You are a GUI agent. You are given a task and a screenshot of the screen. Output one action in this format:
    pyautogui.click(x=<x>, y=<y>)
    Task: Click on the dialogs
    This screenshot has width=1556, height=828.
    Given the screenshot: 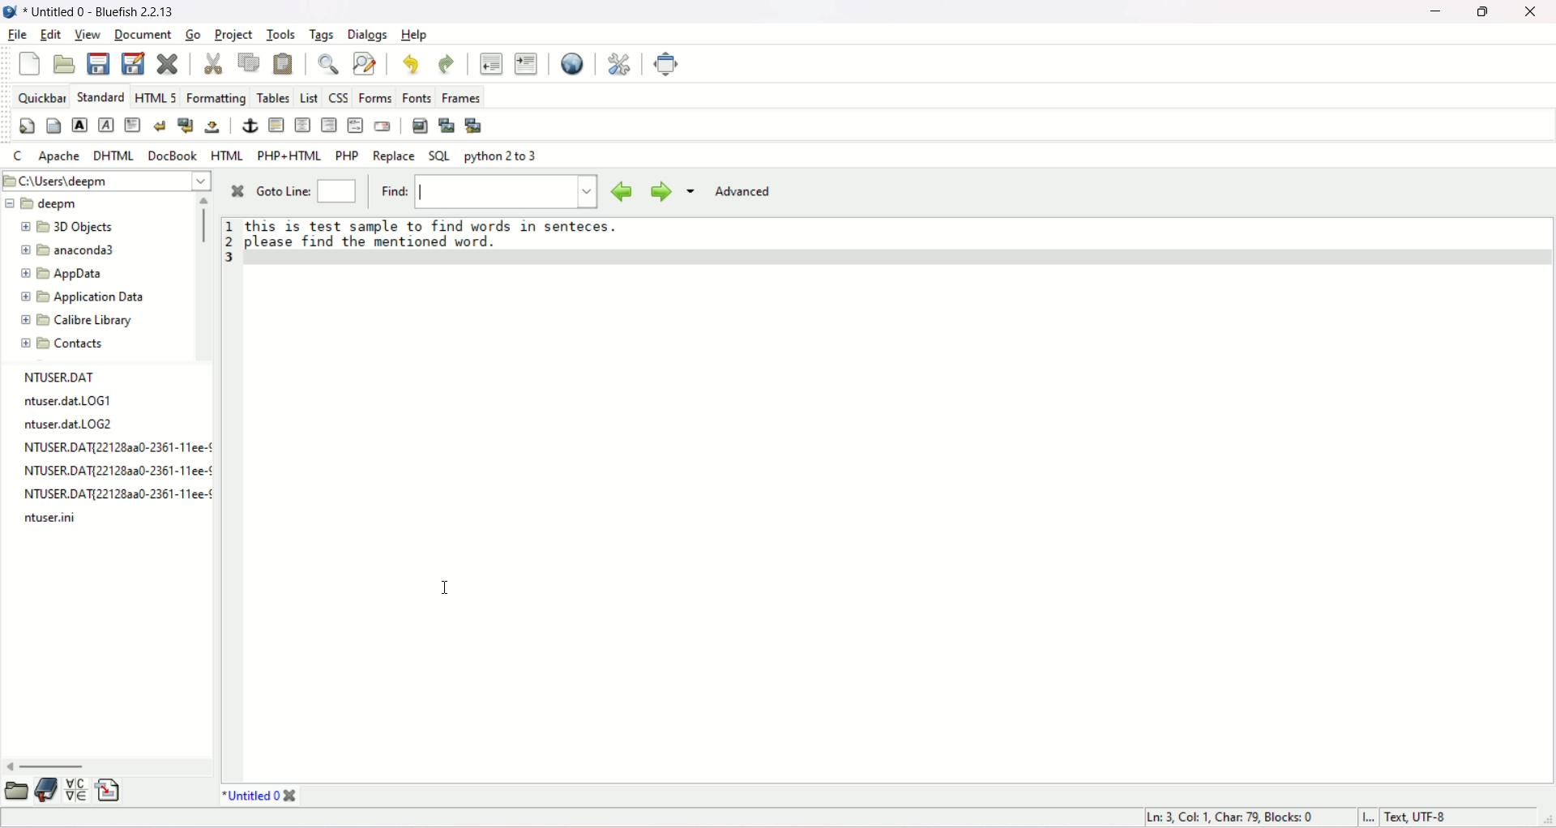 What is the action you would take?
    pyautogui.click(x=366, y=35)
    